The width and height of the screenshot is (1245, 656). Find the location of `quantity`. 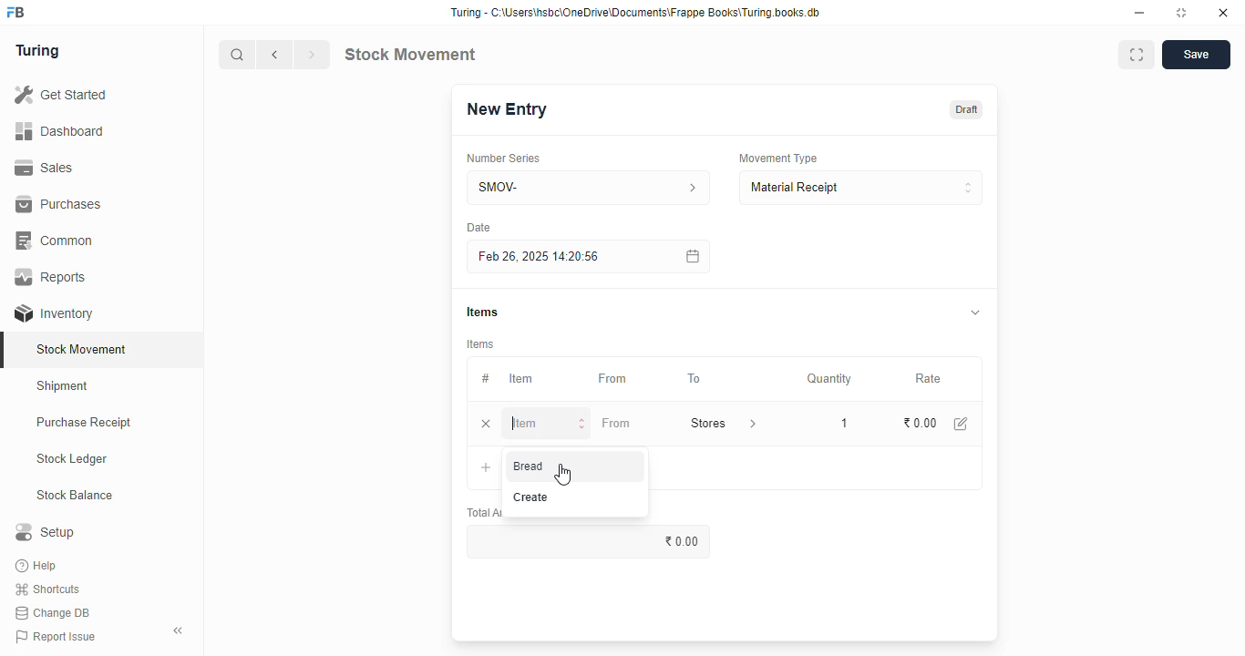

quantity is located at coordinates (829, 379).